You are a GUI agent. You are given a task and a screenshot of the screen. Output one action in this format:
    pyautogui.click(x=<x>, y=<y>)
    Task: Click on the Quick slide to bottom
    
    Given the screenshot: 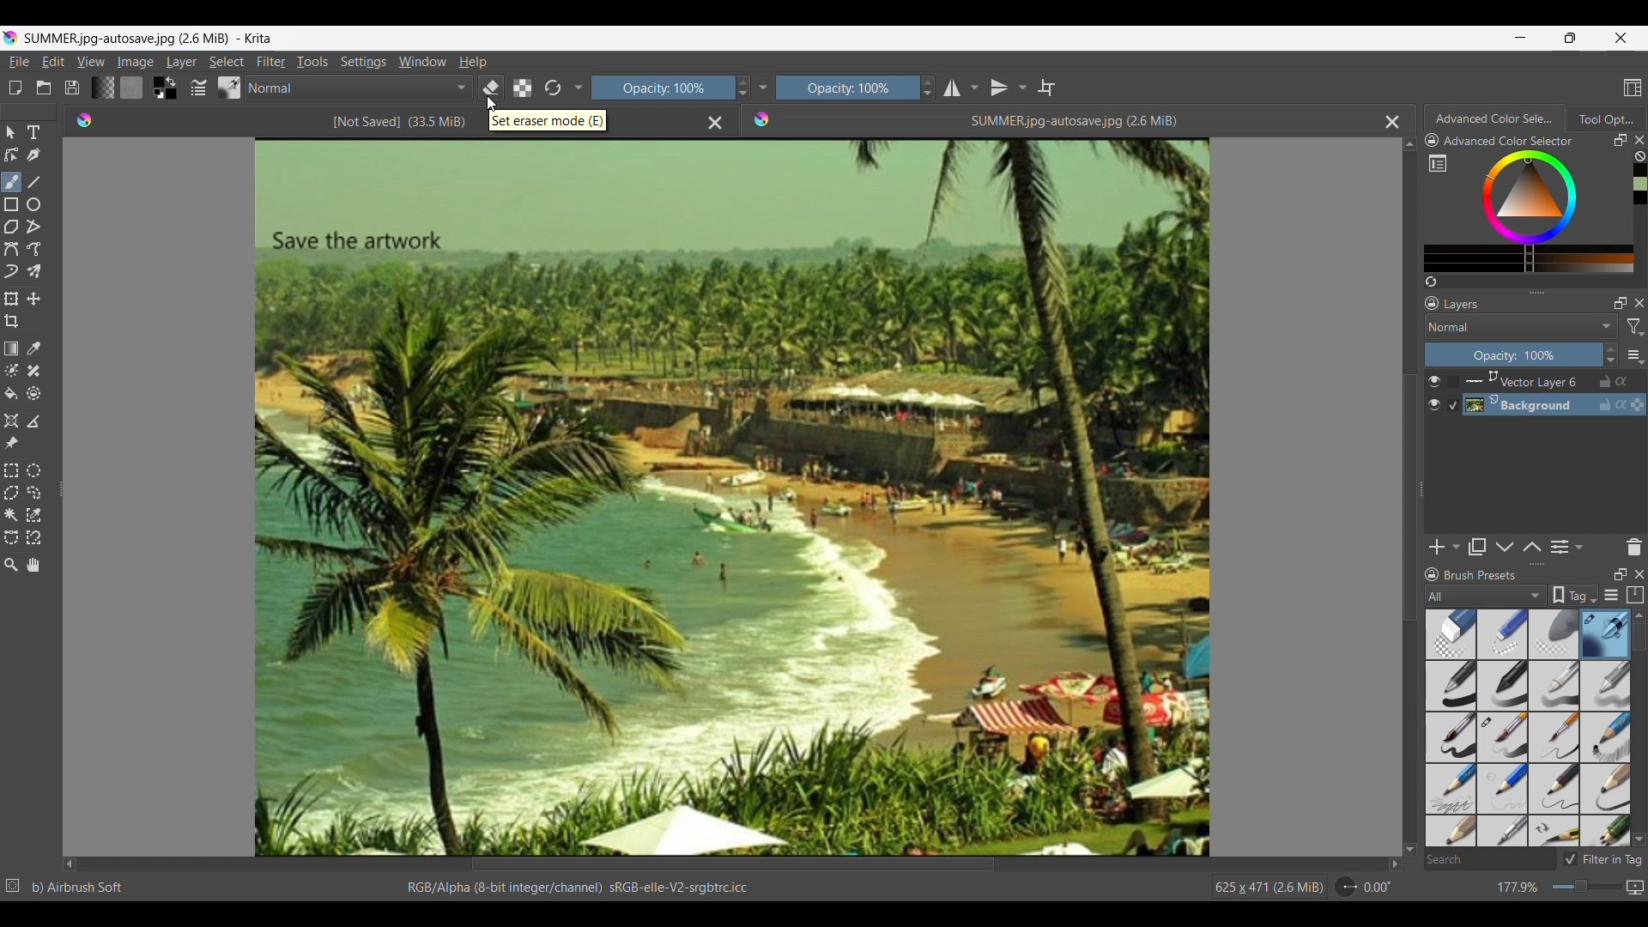 What is the action you would take?
    pyautogui.click(x=1409, y=850)
    